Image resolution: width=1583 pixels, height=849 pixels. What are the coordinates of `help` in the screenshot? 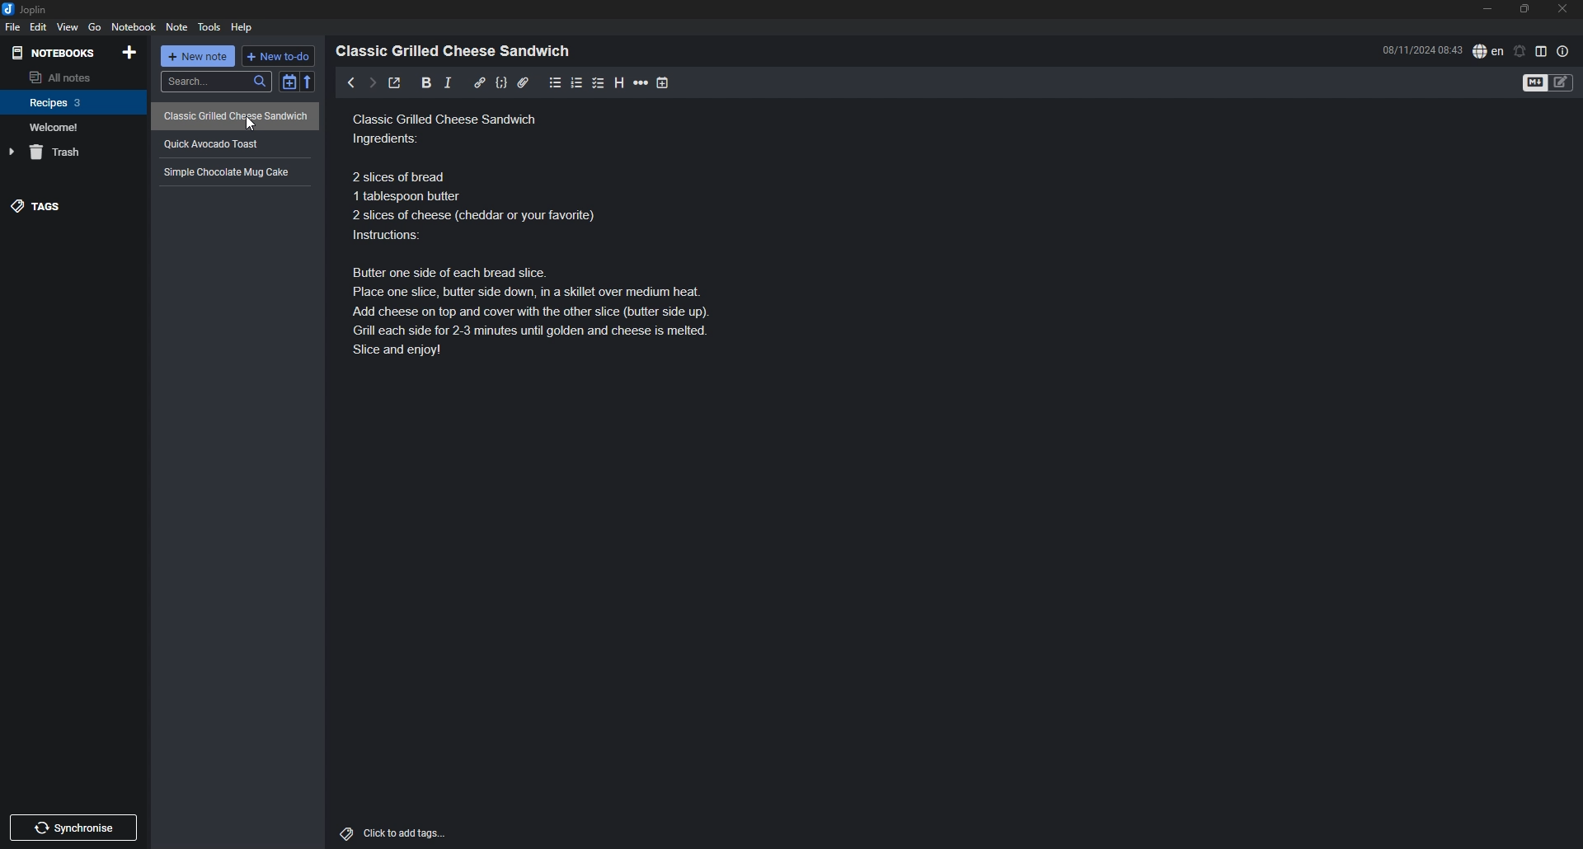 It's located at (244, 27).